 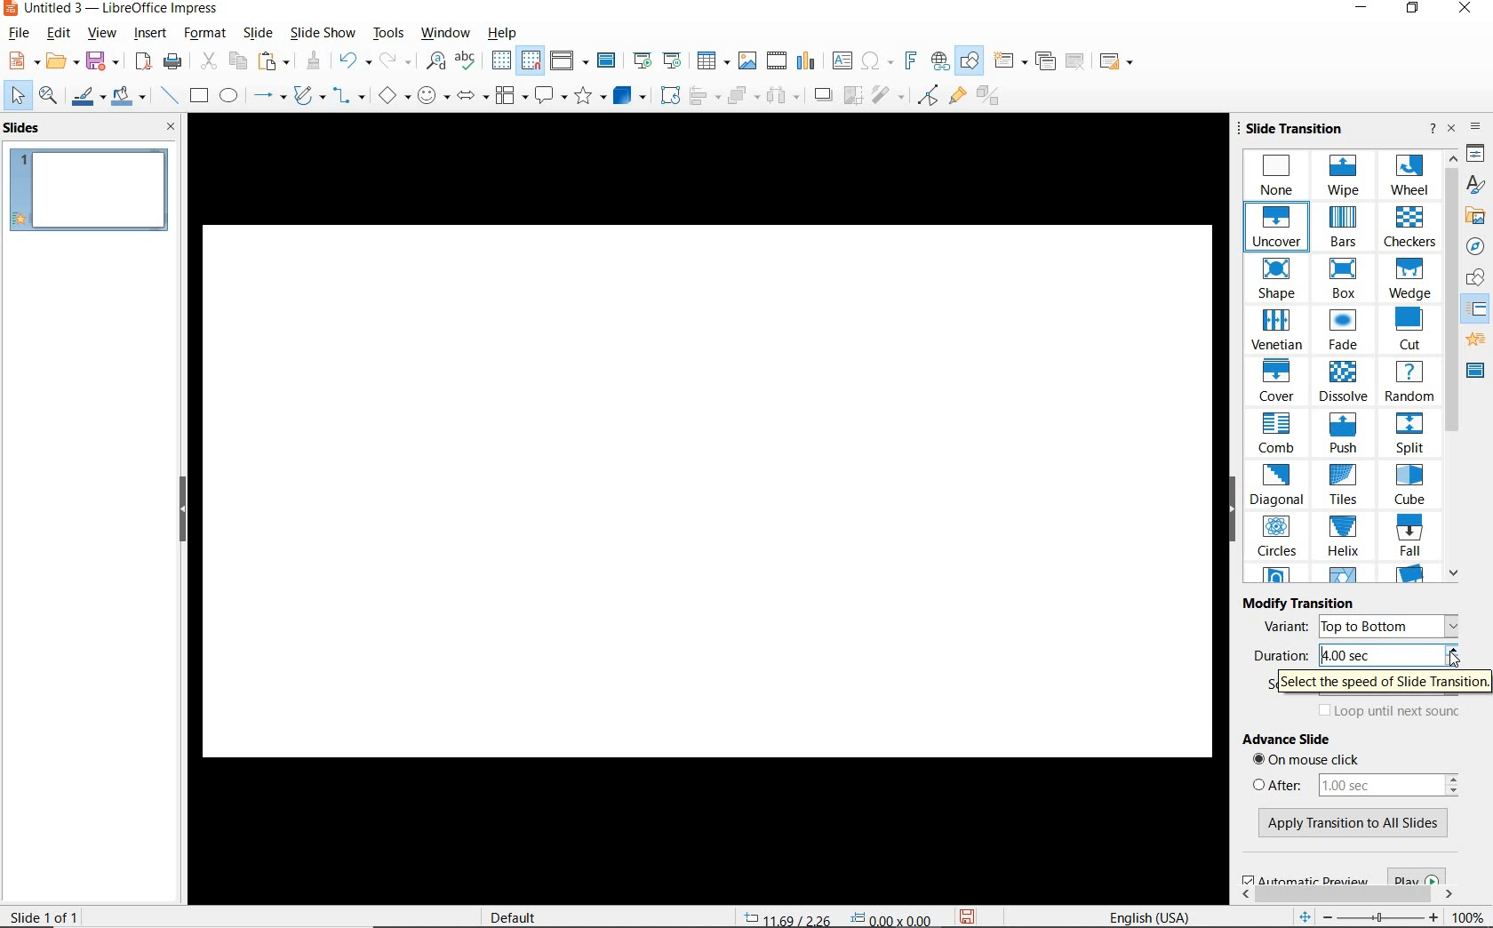 I want to click on ALIGN OBJECTS, so click(x=704, y=95).